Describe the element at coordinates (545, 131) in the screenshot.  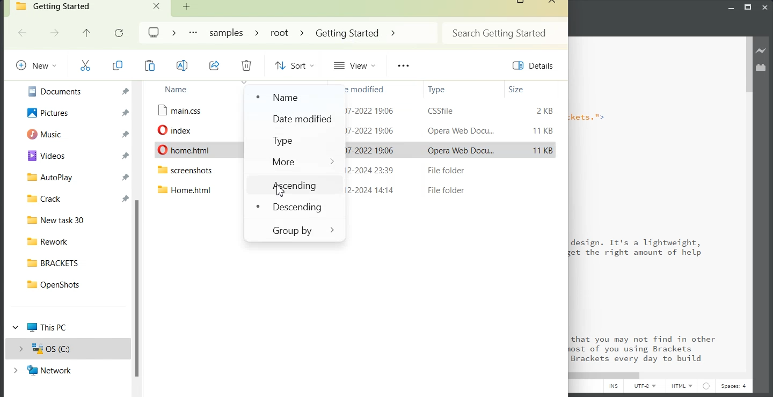
I see `11 KB` at that location.